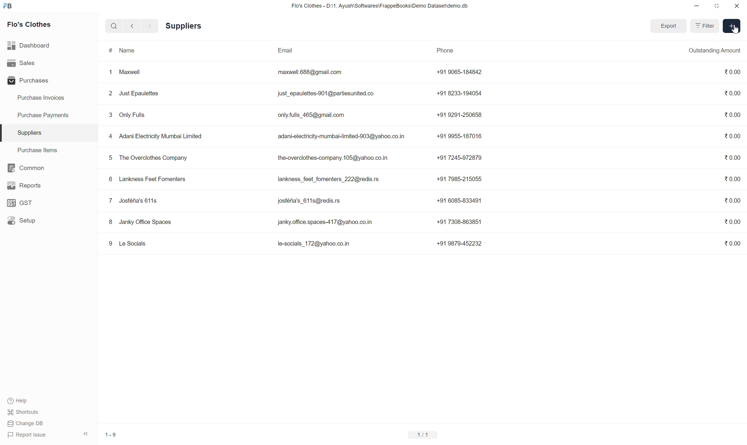 This screenshot has height=445, width=747. I want to click on # Name, so click(178, 51).